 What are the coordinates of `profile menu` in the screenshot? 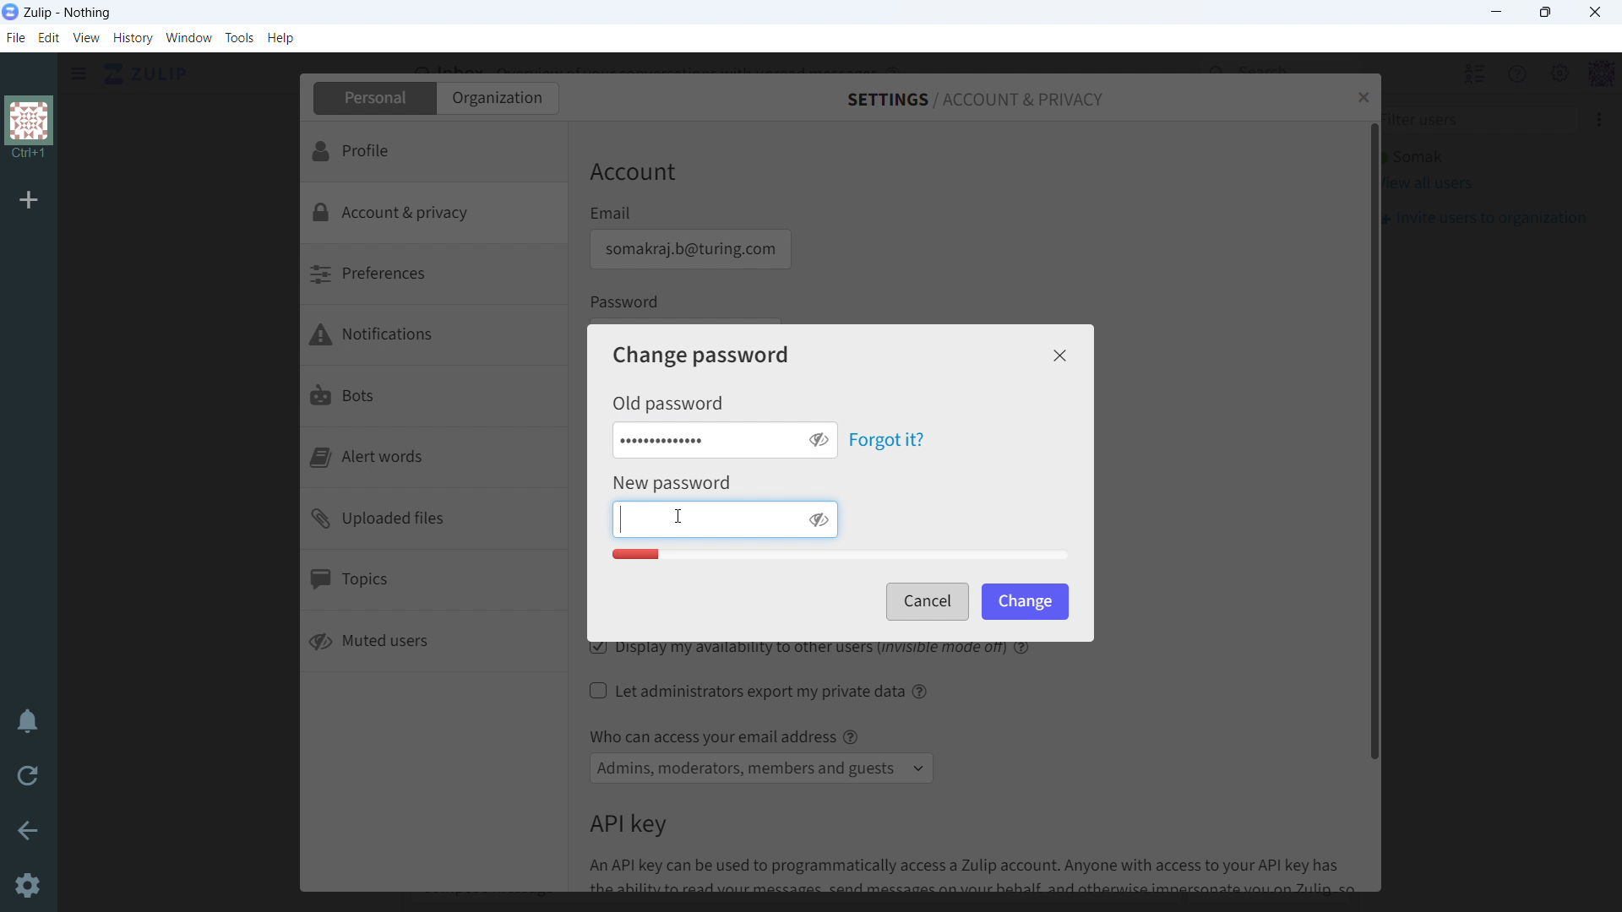 It's located at (1602, 74).